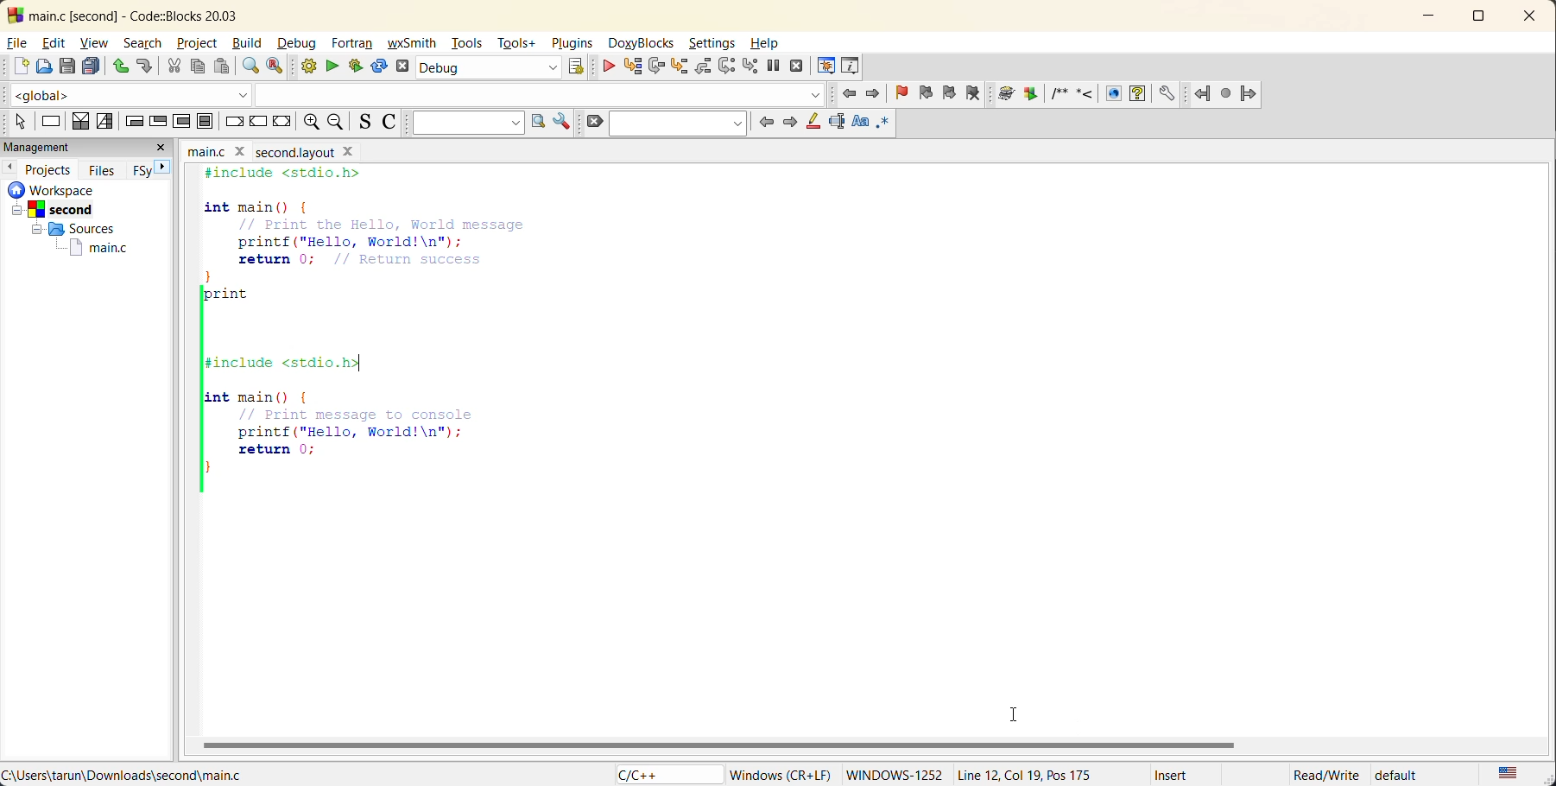  What do you see at coordinates (518, 44) in the screenshot?
I see `tools+` at bounding box center [518, 44].